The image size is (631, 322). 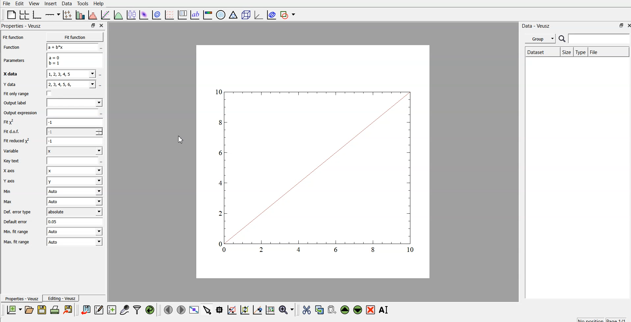 I want to click on restore down, so click(x=92, y=26).